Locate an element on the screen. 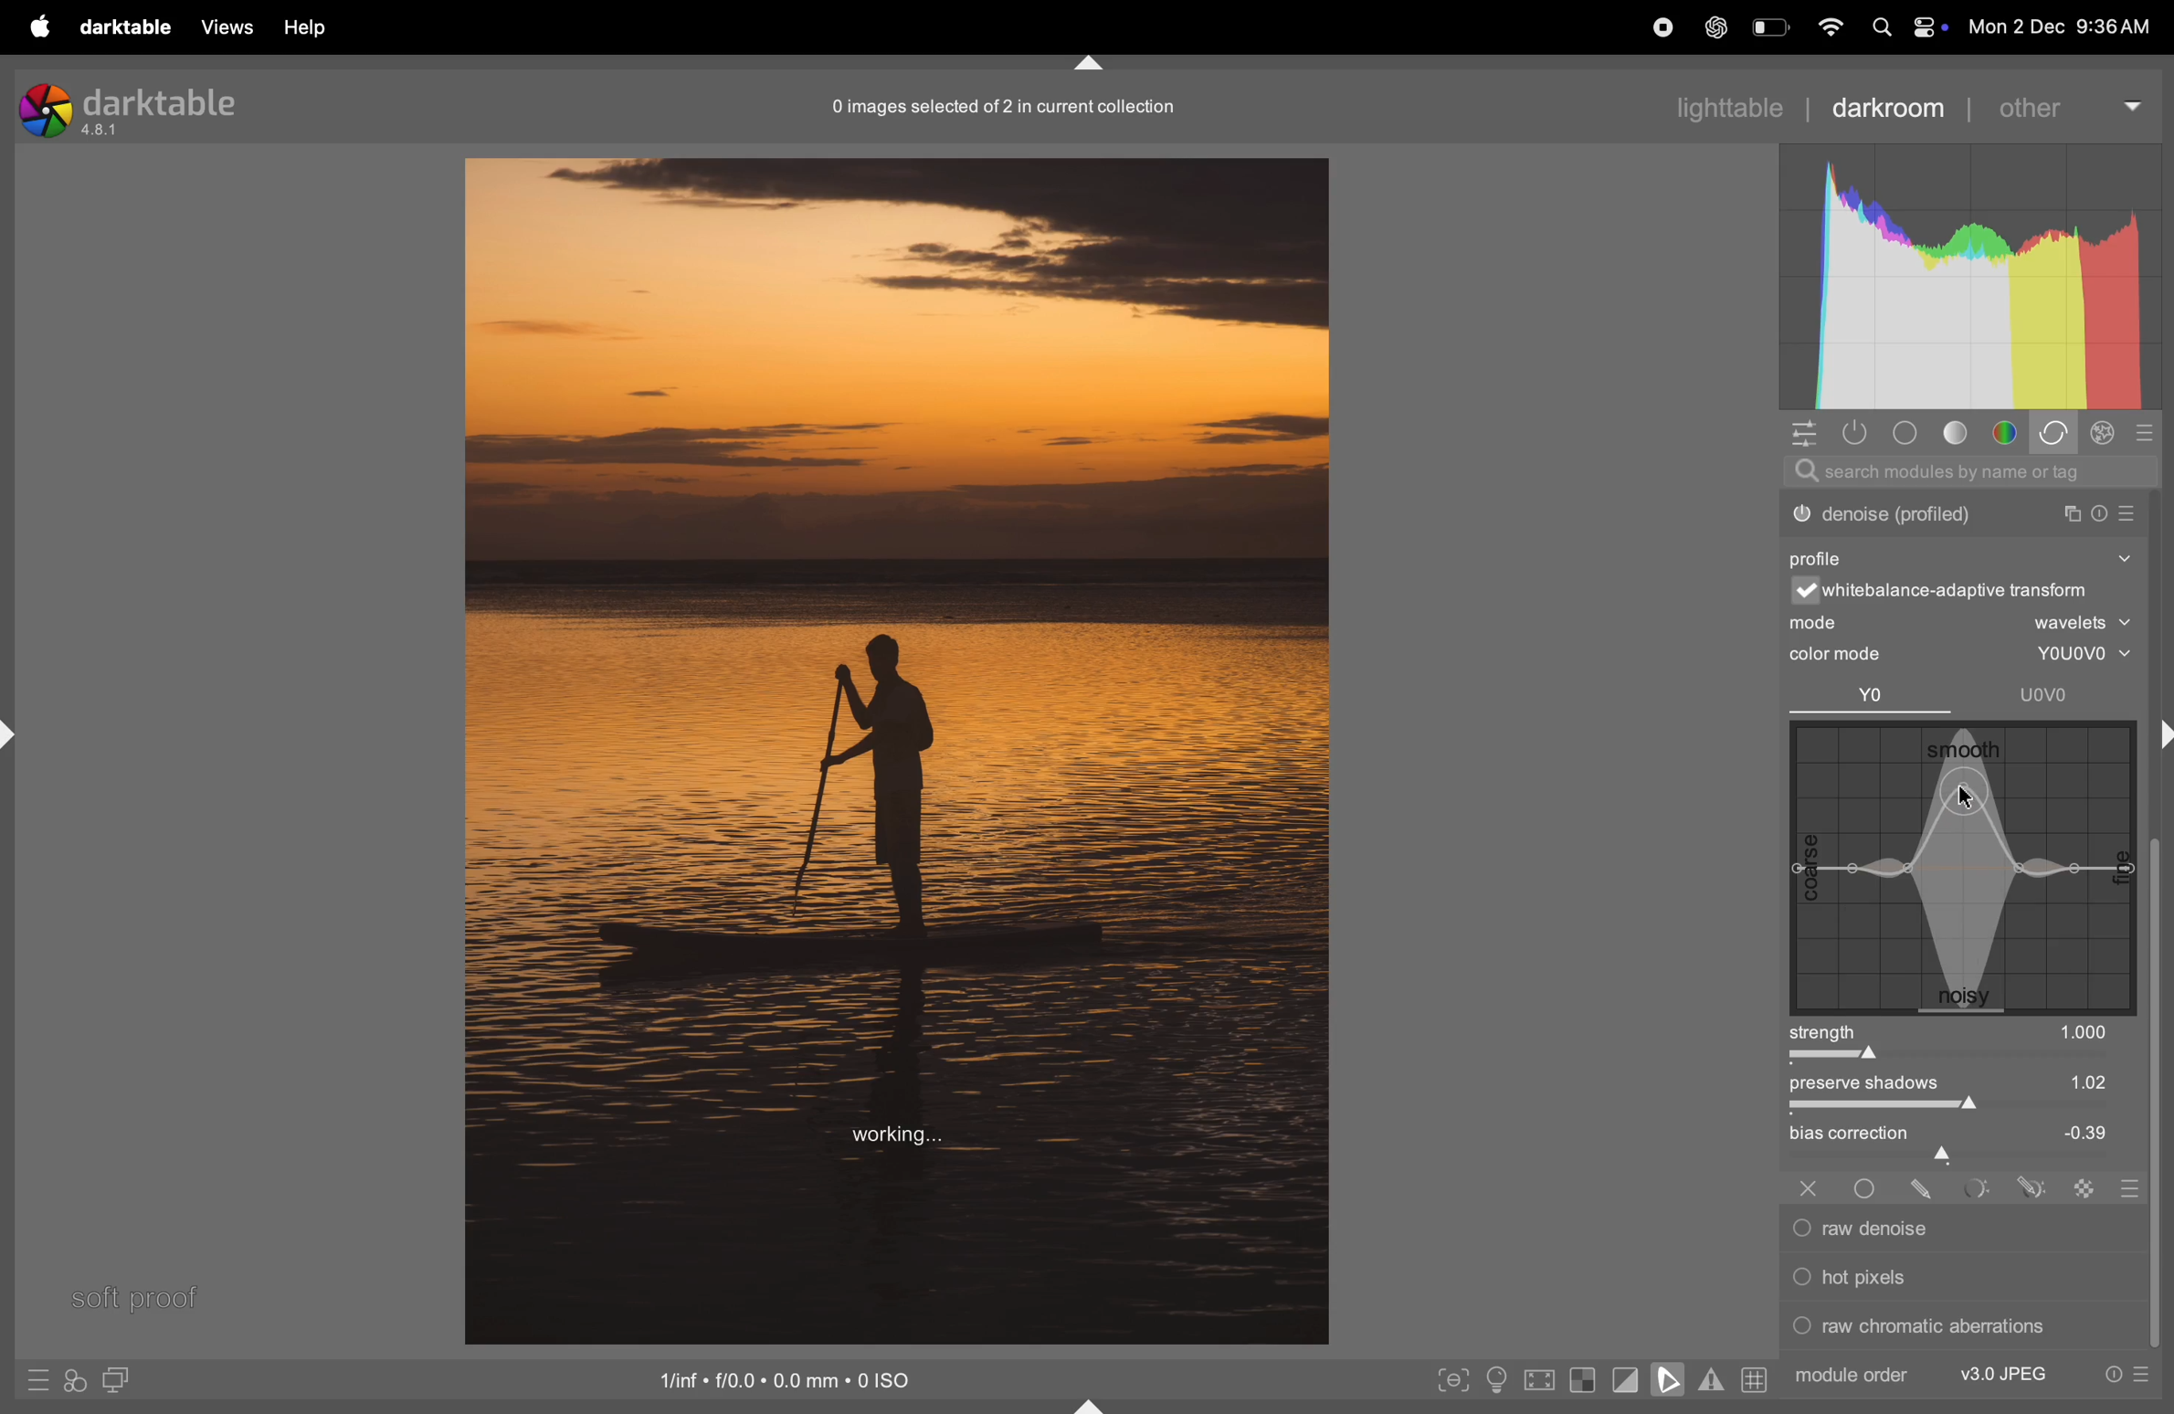  show ony active modules is located at coordinates (1859, 433).